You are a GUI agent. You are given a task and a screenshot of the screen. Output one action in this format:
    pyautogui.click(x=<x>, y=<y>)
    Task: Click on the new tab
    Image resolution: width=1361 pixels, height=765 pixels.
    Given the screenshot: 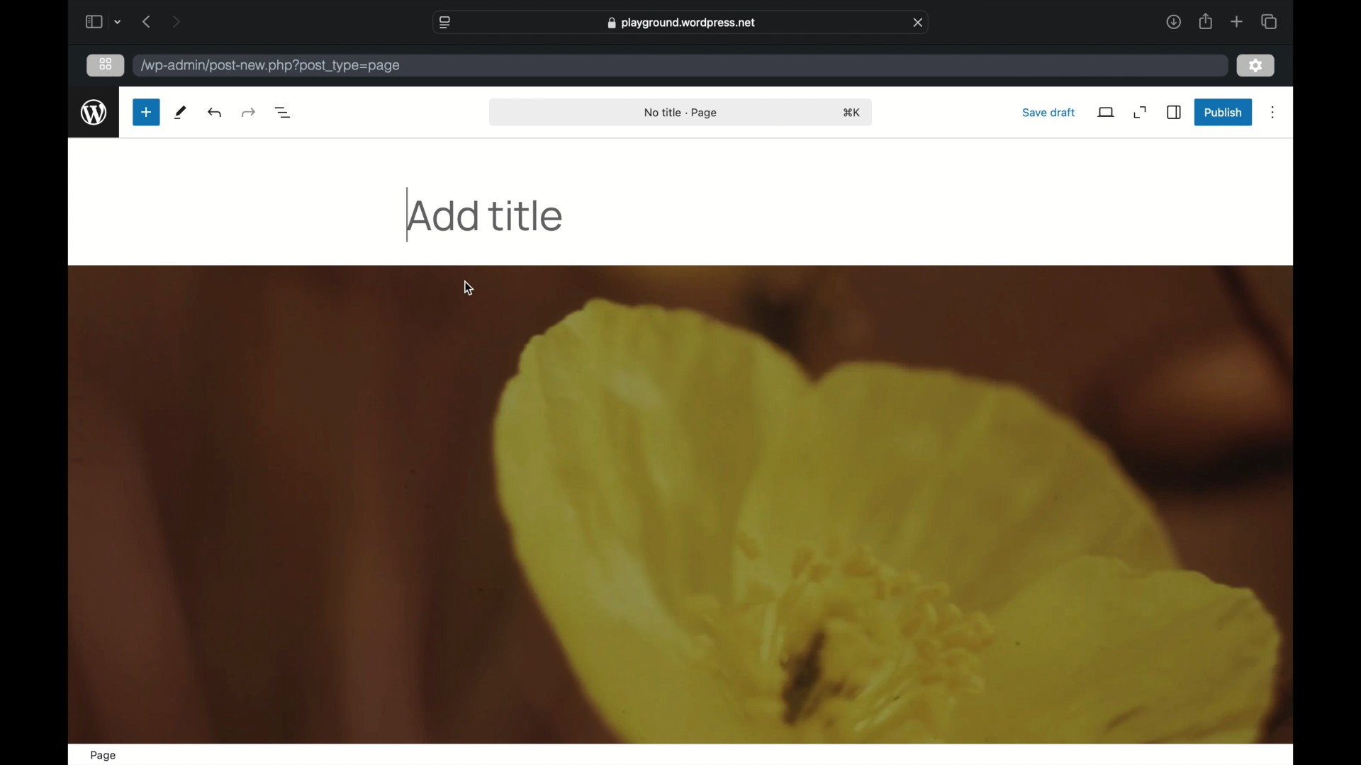 What is the action you would take?
    pyautogui.click(x=1236, y=21)
    